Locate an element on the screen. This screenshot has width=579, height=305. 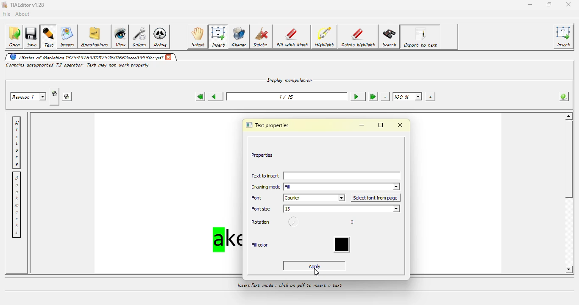
Courier is located at coordinates (314, 198).